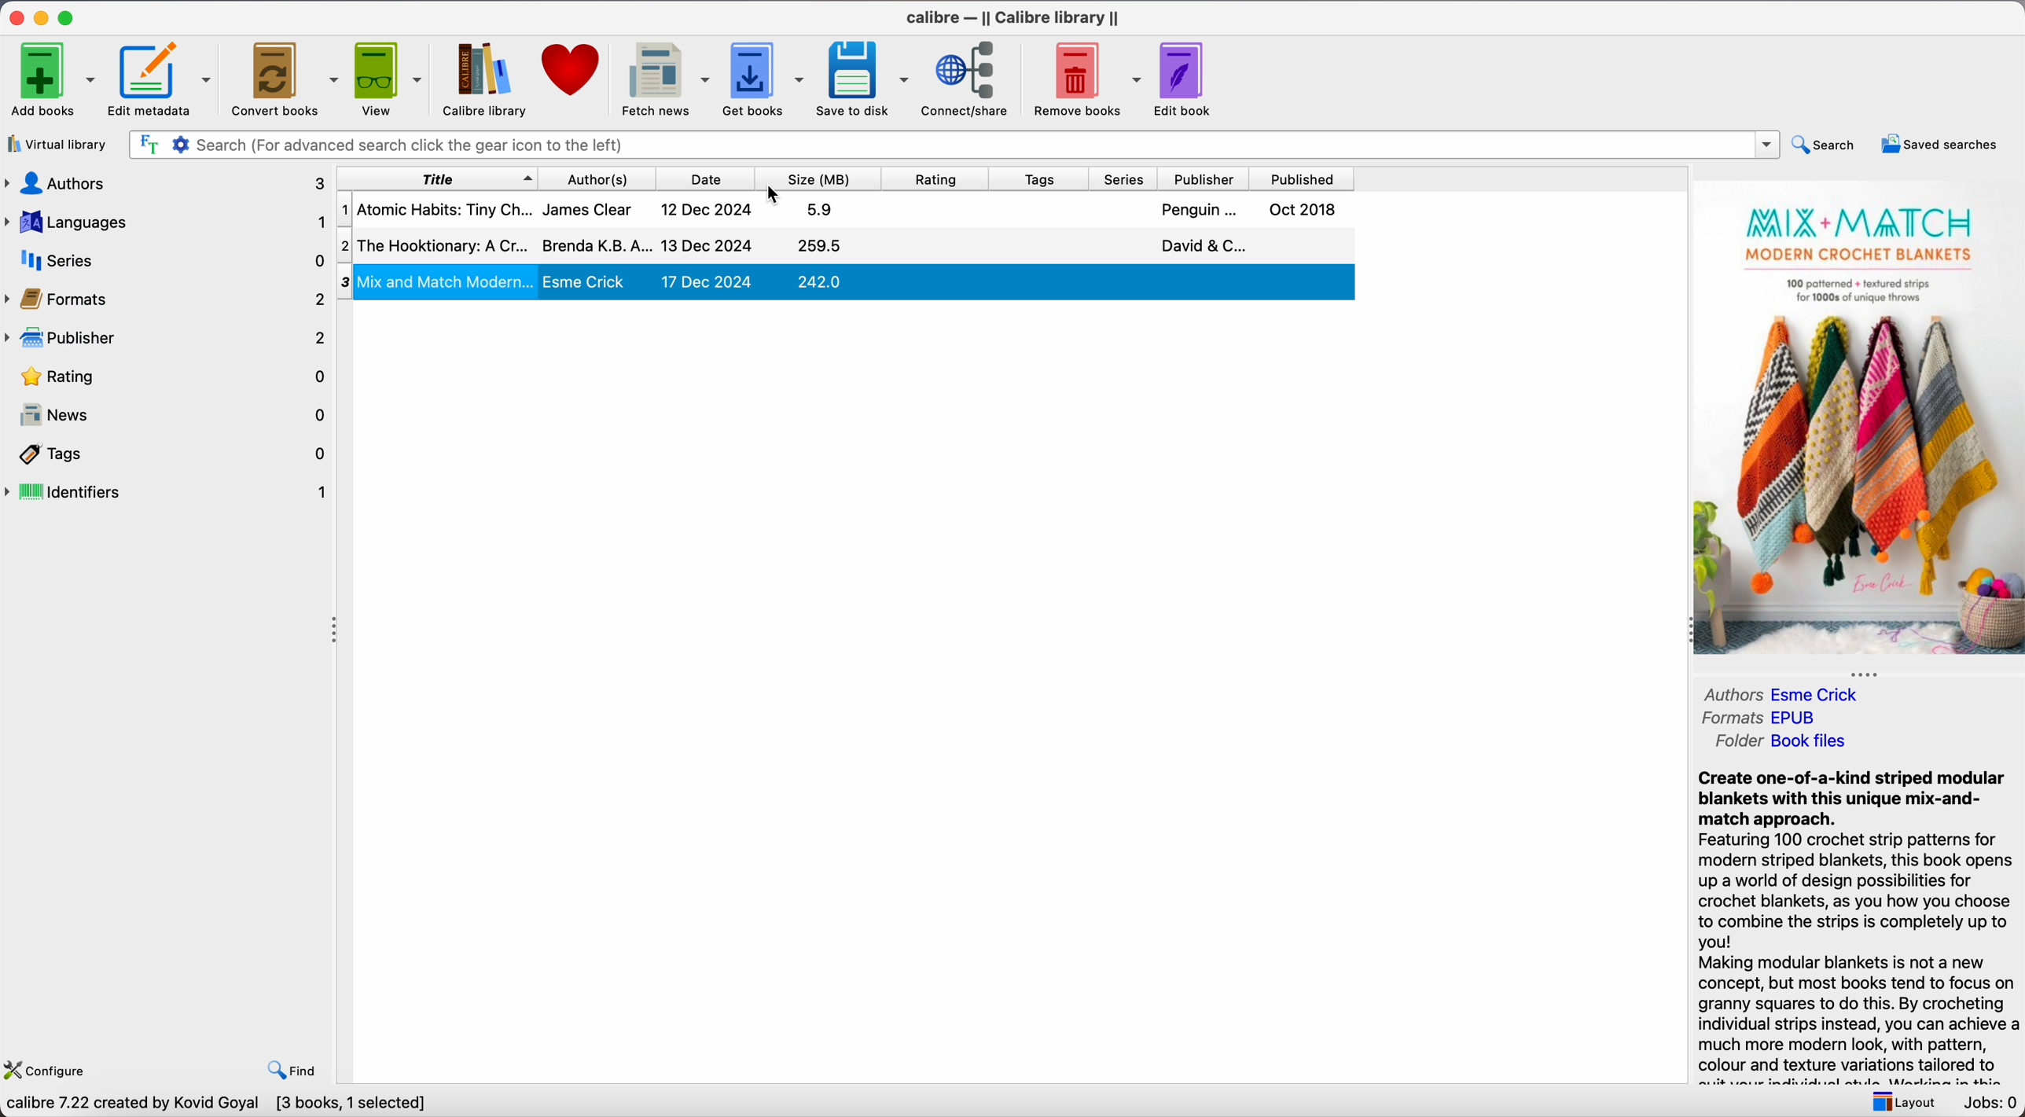 The height and width of the screenshot is (1117, 2025). I want to click on convert books, so click(285, 77).